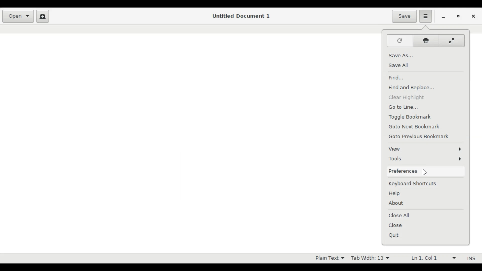  What do you see at coordinates (425, 149) in the screenshot?
I see `View` at bounding box center [425, 149].